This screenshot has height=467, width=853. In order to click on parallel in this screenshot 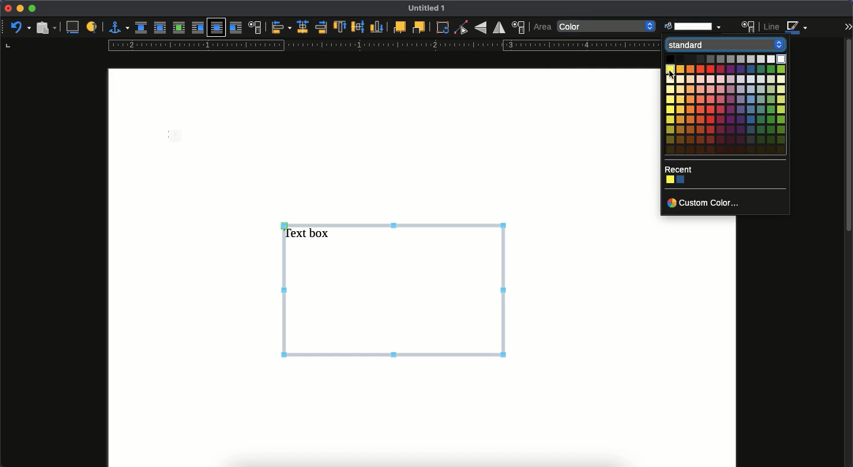, I will do `click(159, 29)`.